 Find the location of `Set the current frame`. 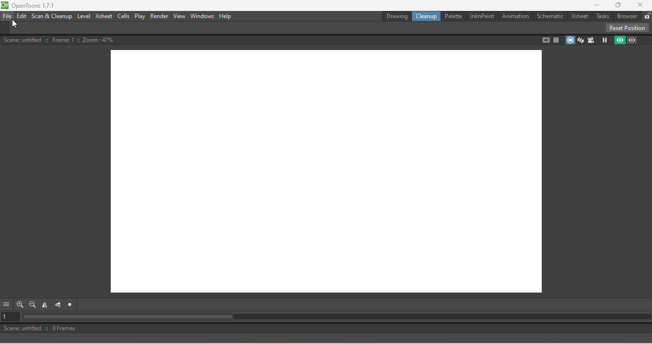

Set the current frame is located at coordinates (11, 317).